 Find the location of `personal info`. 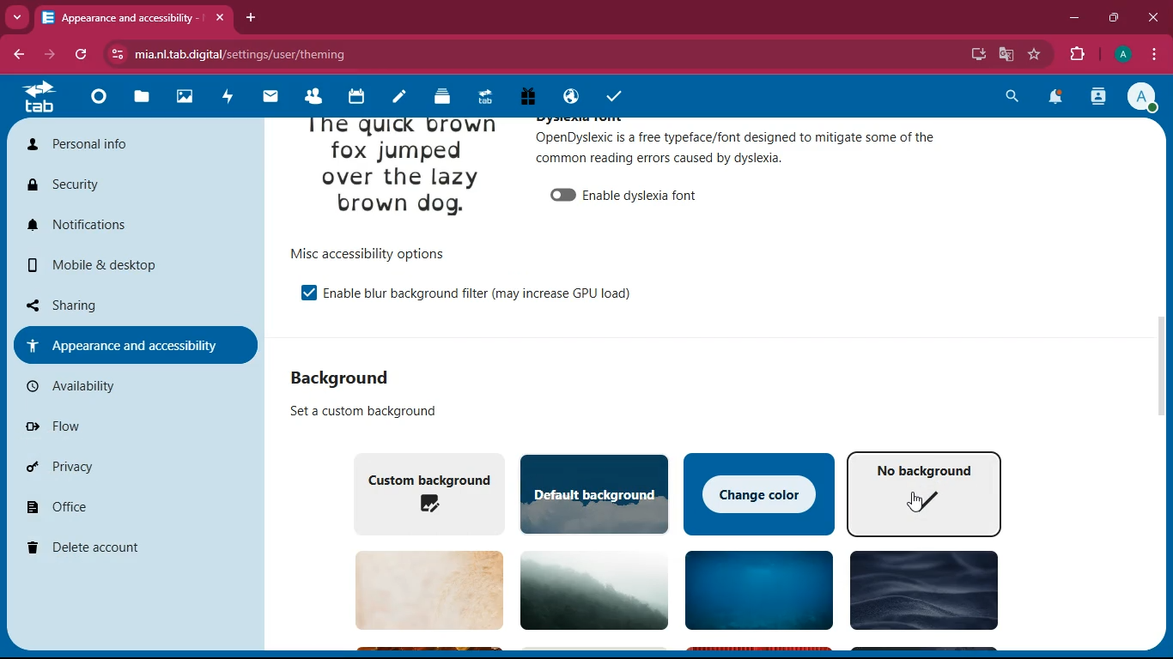

personal info is located at coordinates (131, 148).